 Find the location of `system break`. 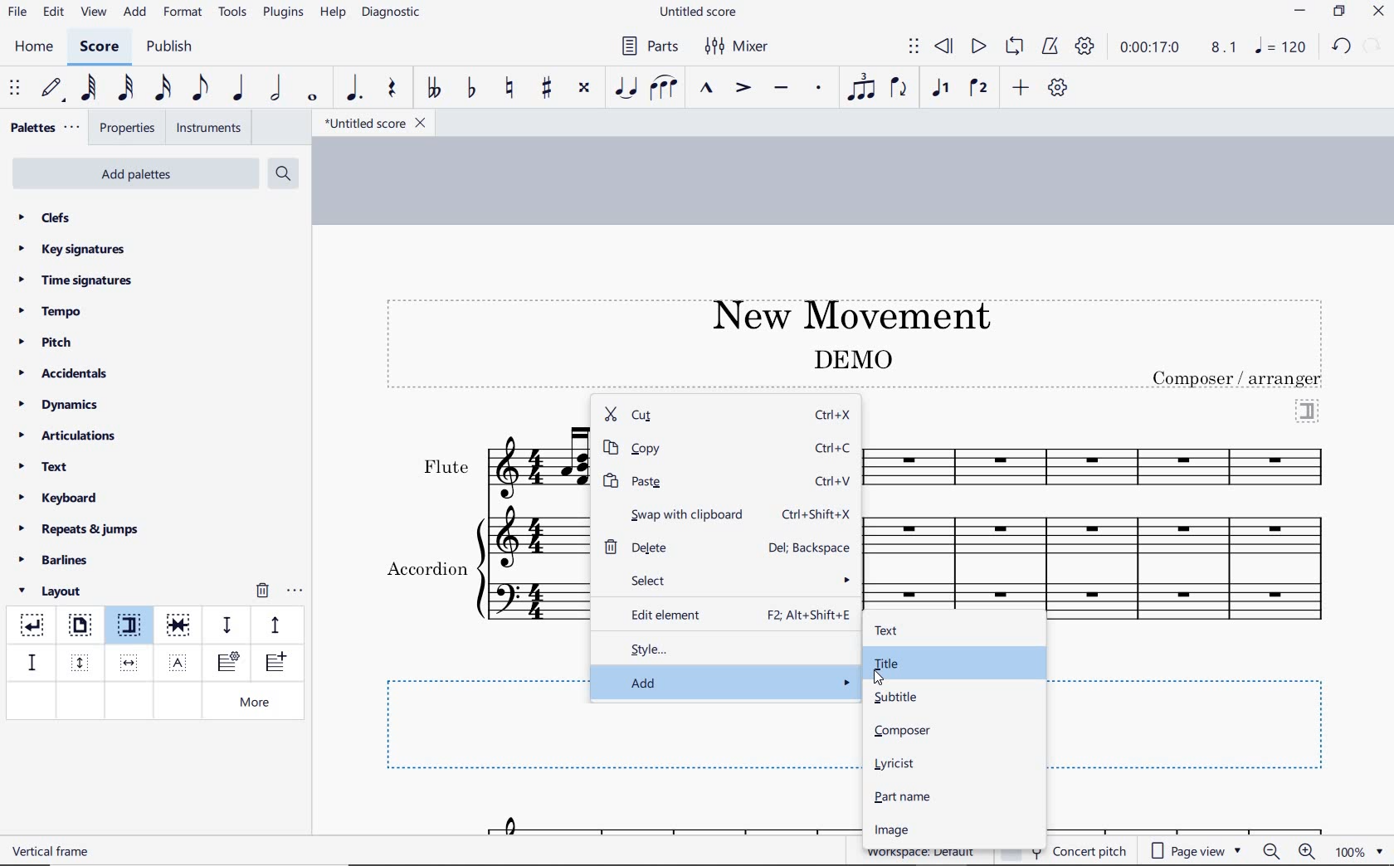

system break is located at coordinates (33, 622).